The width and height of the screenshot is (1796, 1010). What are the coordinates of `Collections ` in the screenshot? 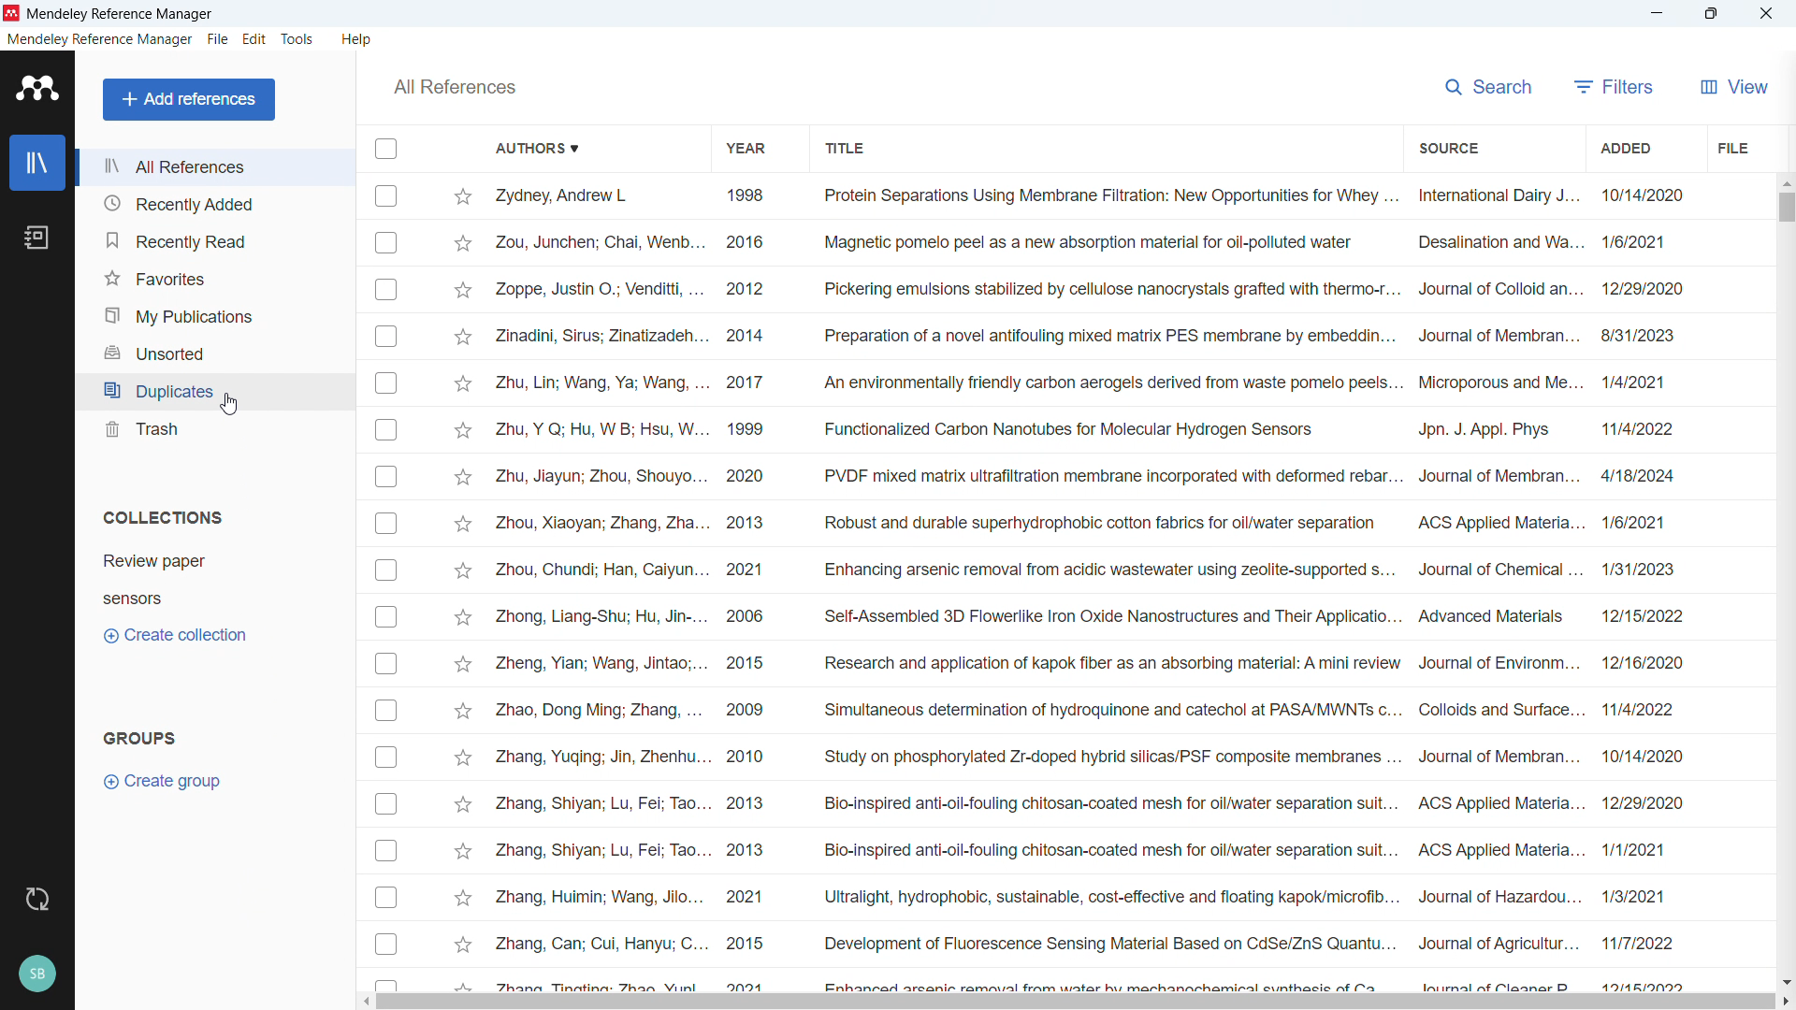 It's located at (160, 518).